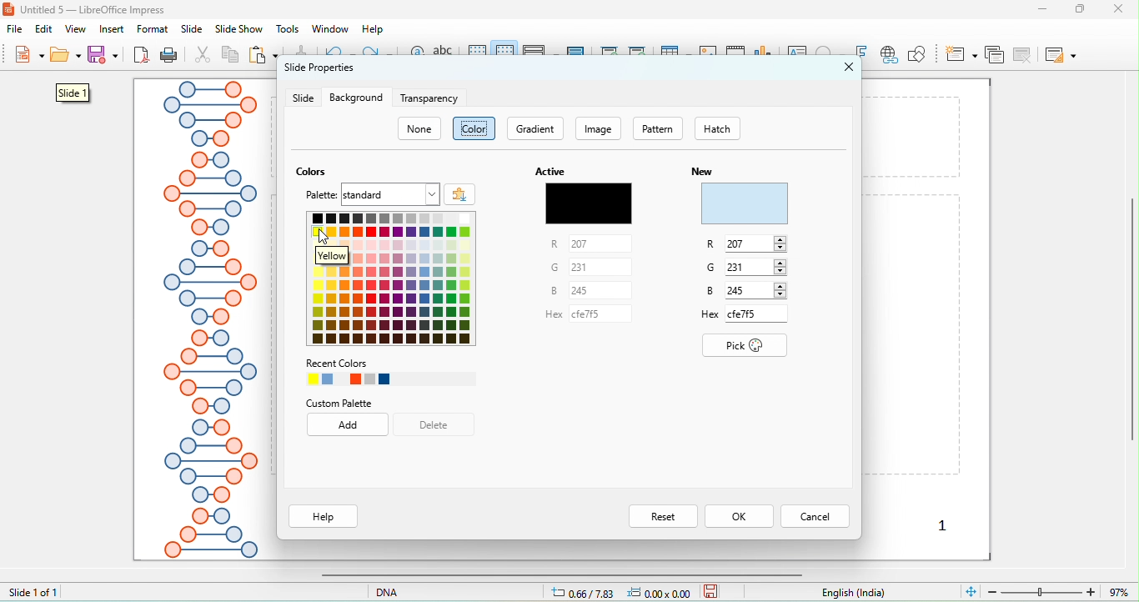 Image resolution: width=1139 pixels, height=602 pixels. Describe the element at coordinates (750, 292) in the screenshot. I see `B` at that location.